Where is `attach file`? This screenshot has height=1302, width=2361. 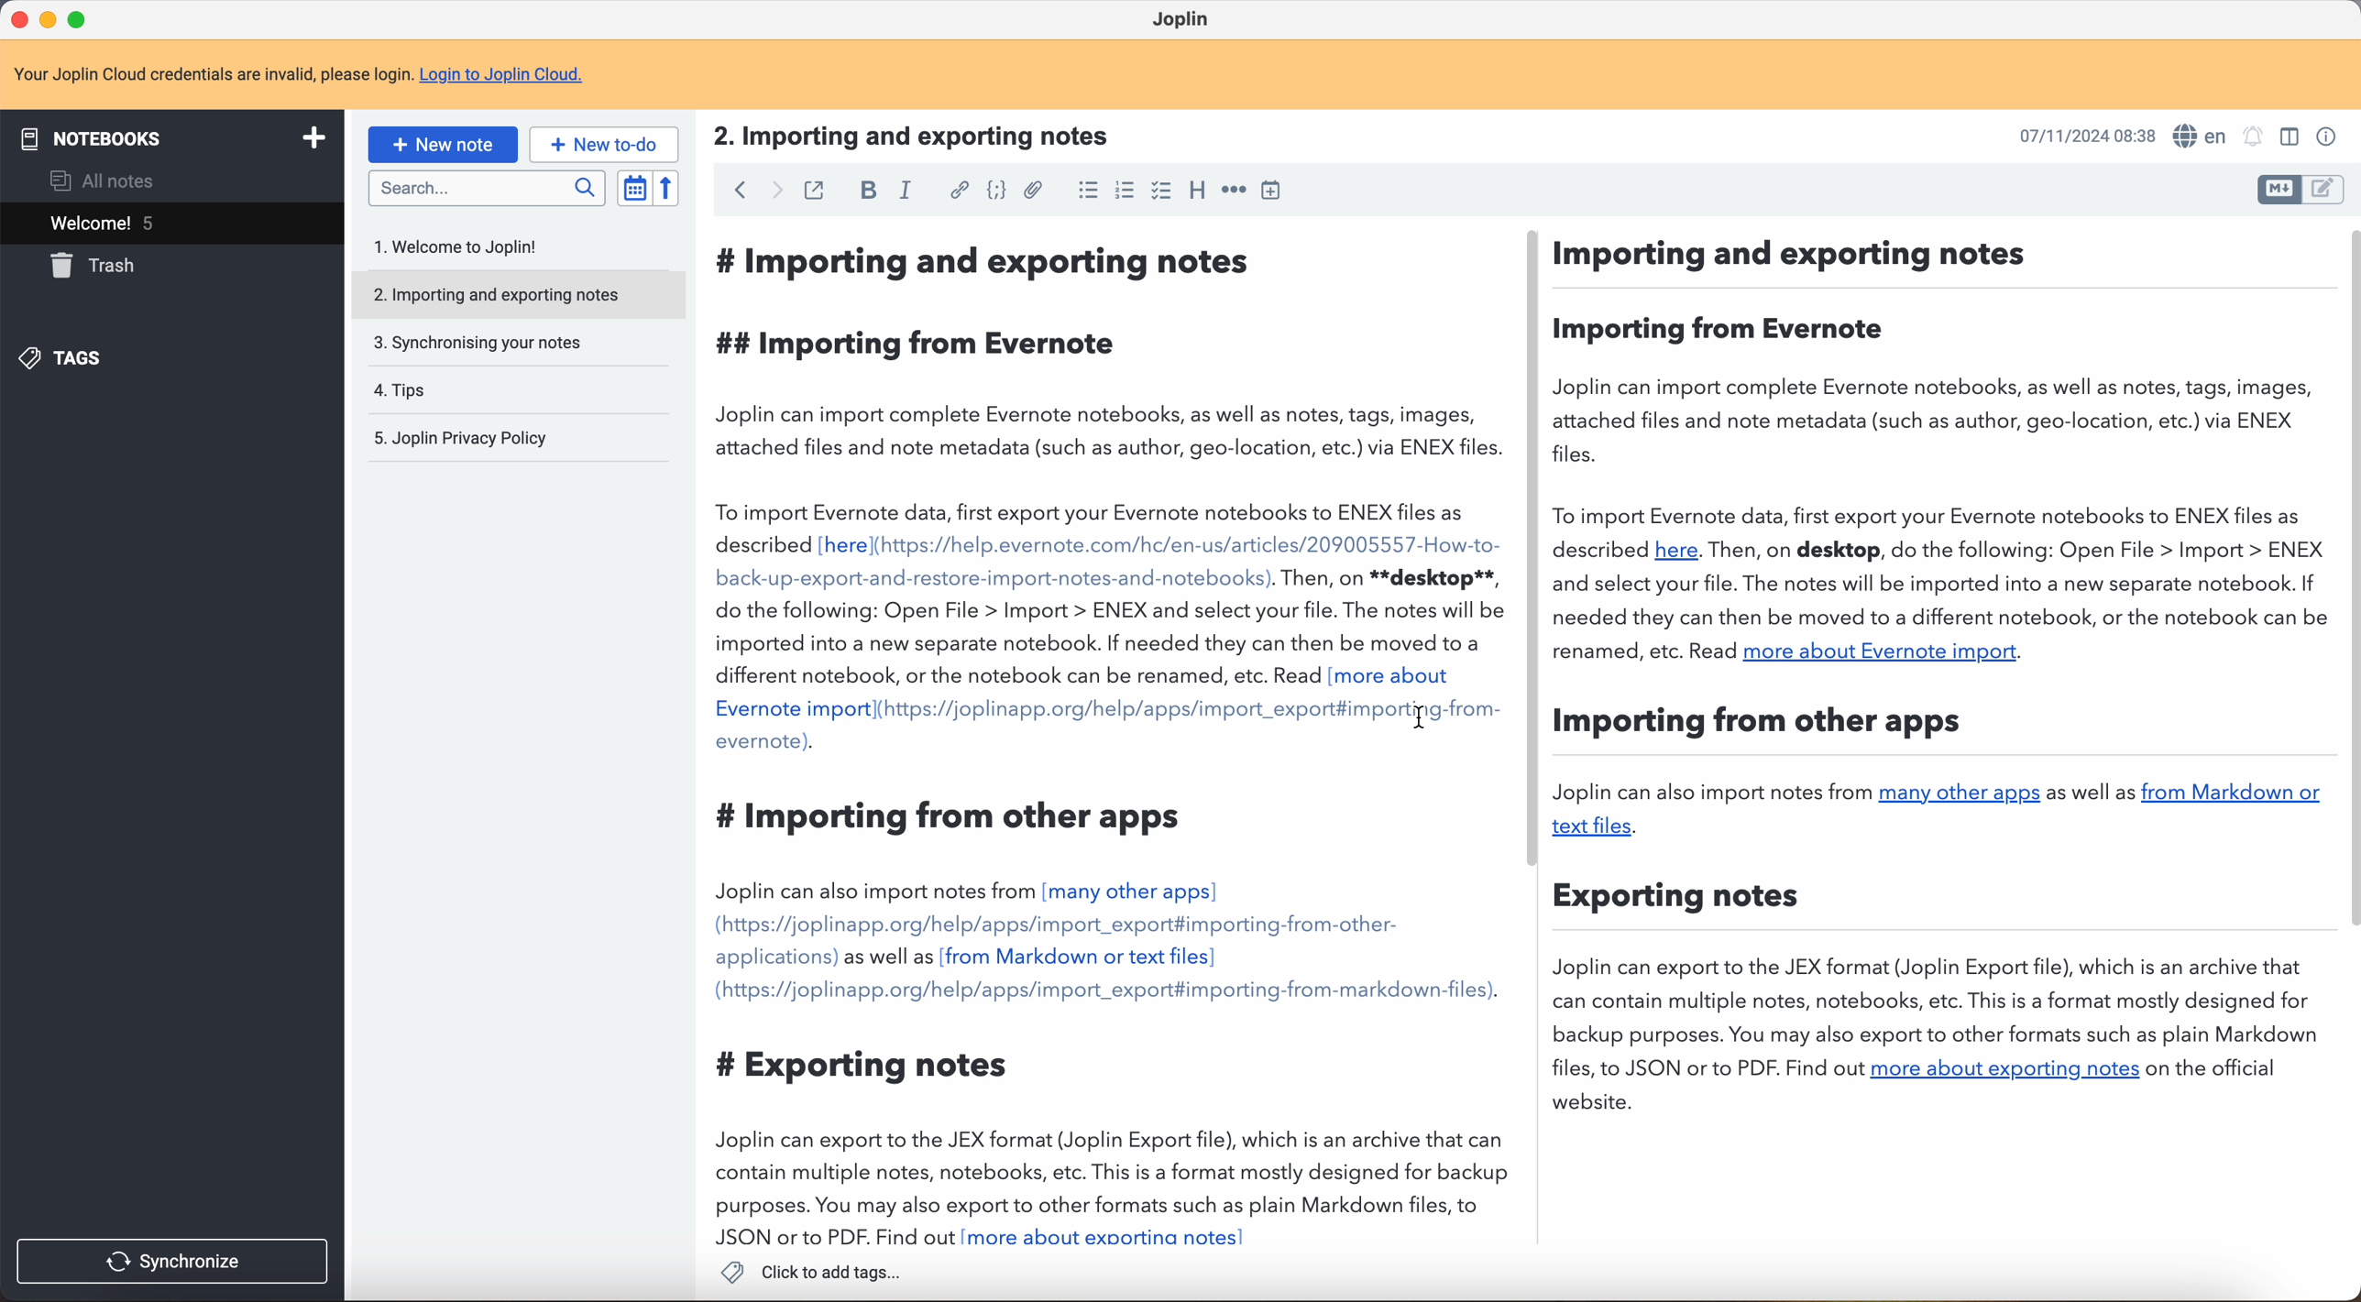 attach file is located at coordinates (1033, 190).